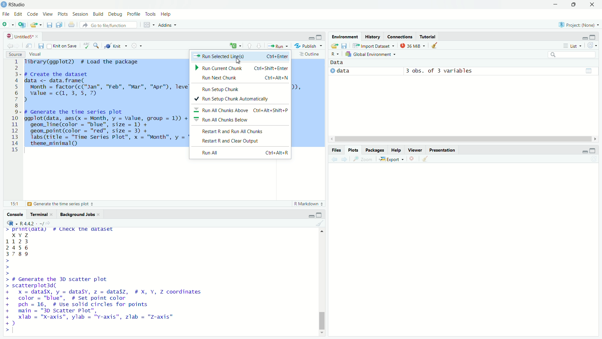 The width and height of the screenshot is (602, 339). What do you see at coordinates (169, 25) in the screenshot?
I see `addins` at bounding box center [169, 25].